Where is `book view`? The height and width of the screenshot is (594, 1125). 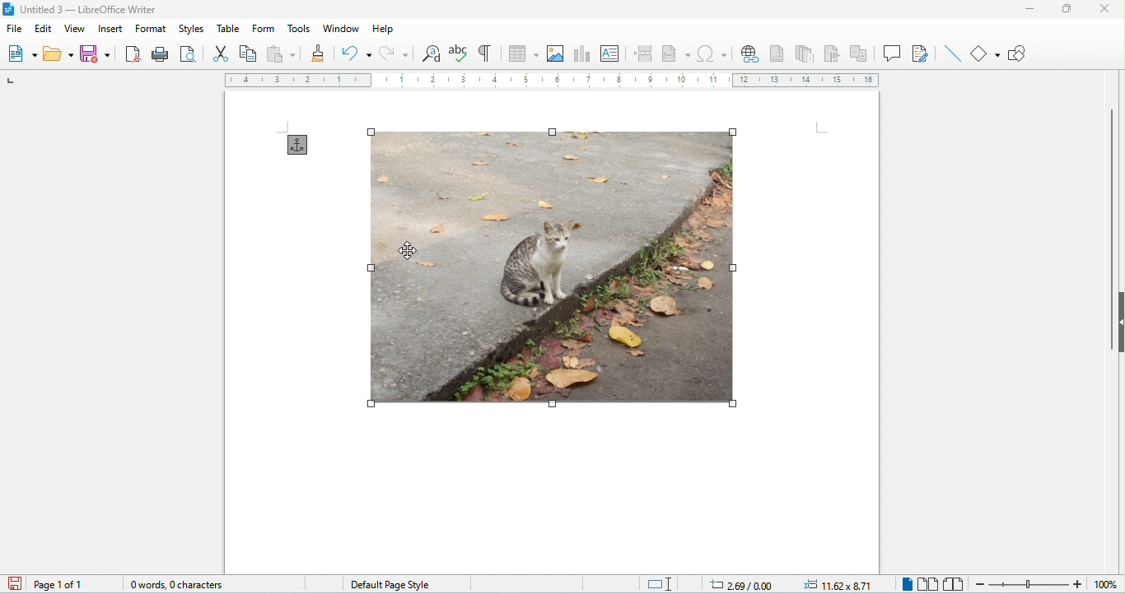
book view is located at coordinates (953, 584).